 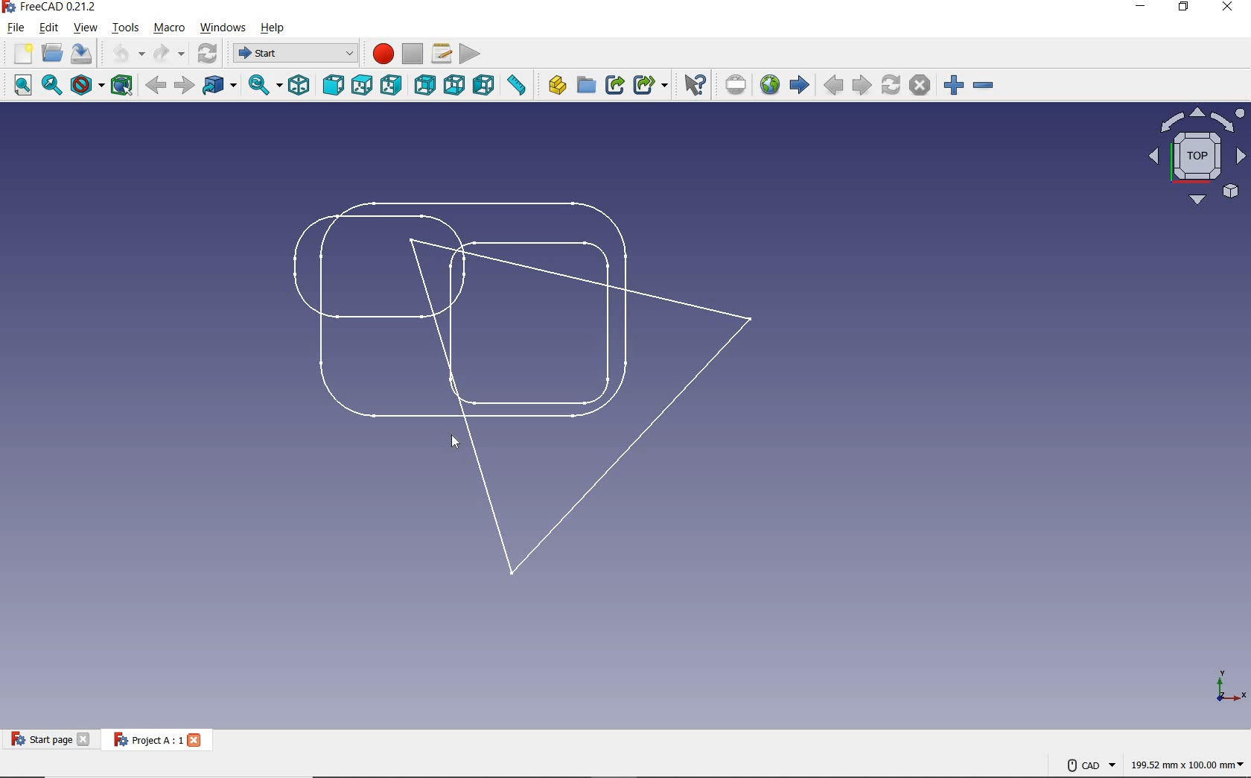 I want to click on BOUNDING BOX, so click(x=118, y=84).